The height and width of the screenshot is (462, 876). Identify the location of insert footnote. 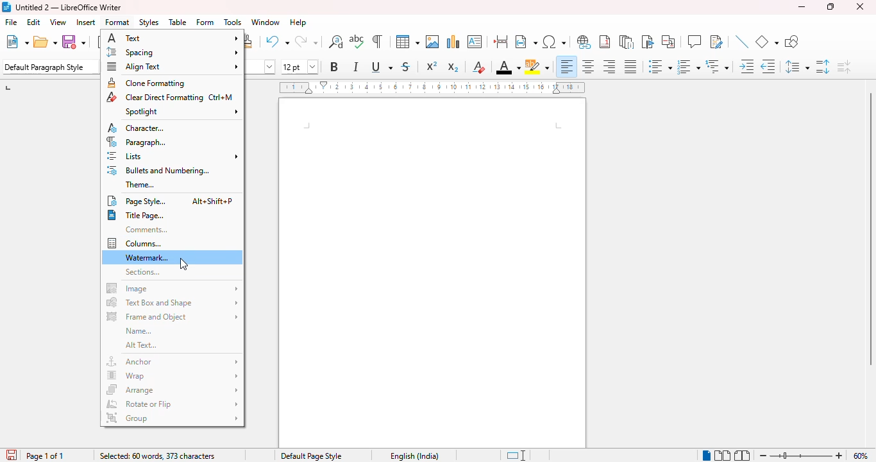
(605, 42).